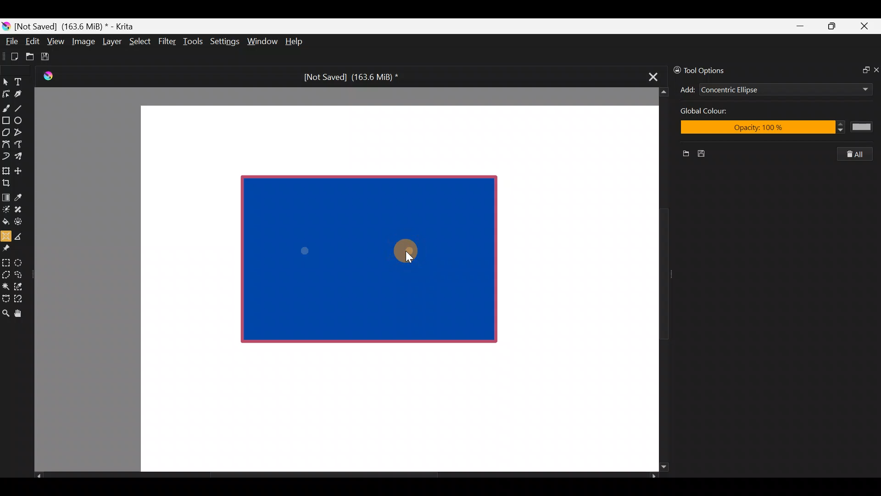  What do you see at coordinates (21, 209) in the screenshot?
I see `Smart patch tool` at bounding box center [21, 209].